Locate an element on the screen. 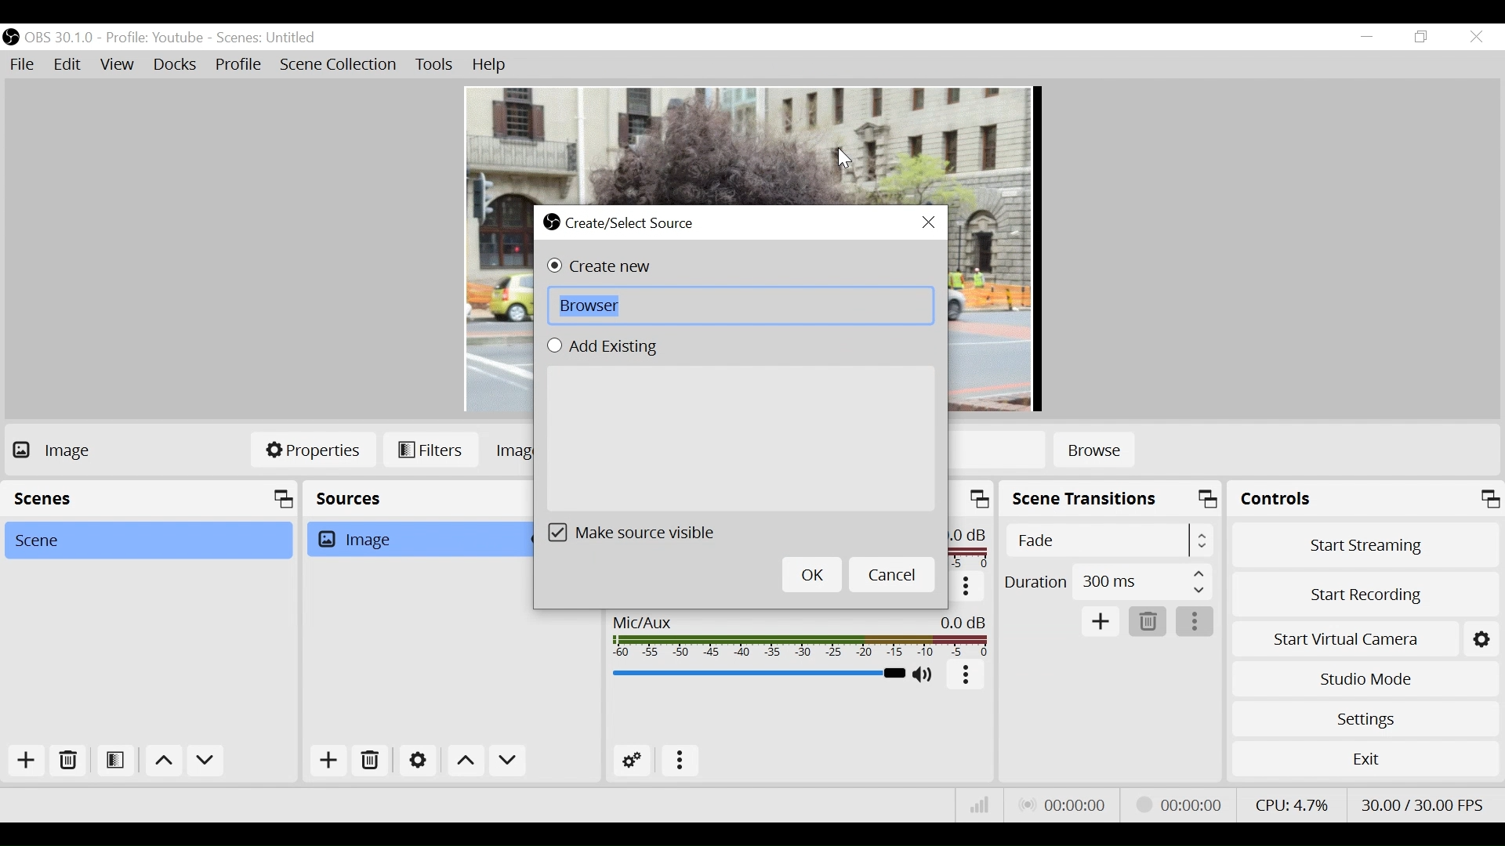 The width and height of the screenshot is (1505, 846). Delete is located at coordinates (71, 762).